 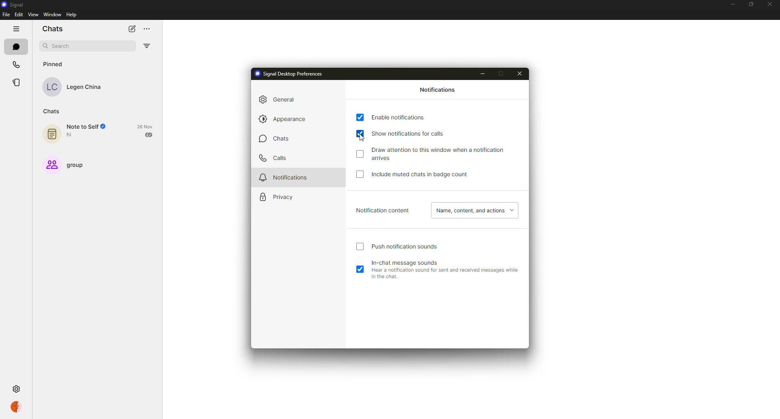 I want to click on draw attention to this window when notification arrives, so click(x=444, y=153).